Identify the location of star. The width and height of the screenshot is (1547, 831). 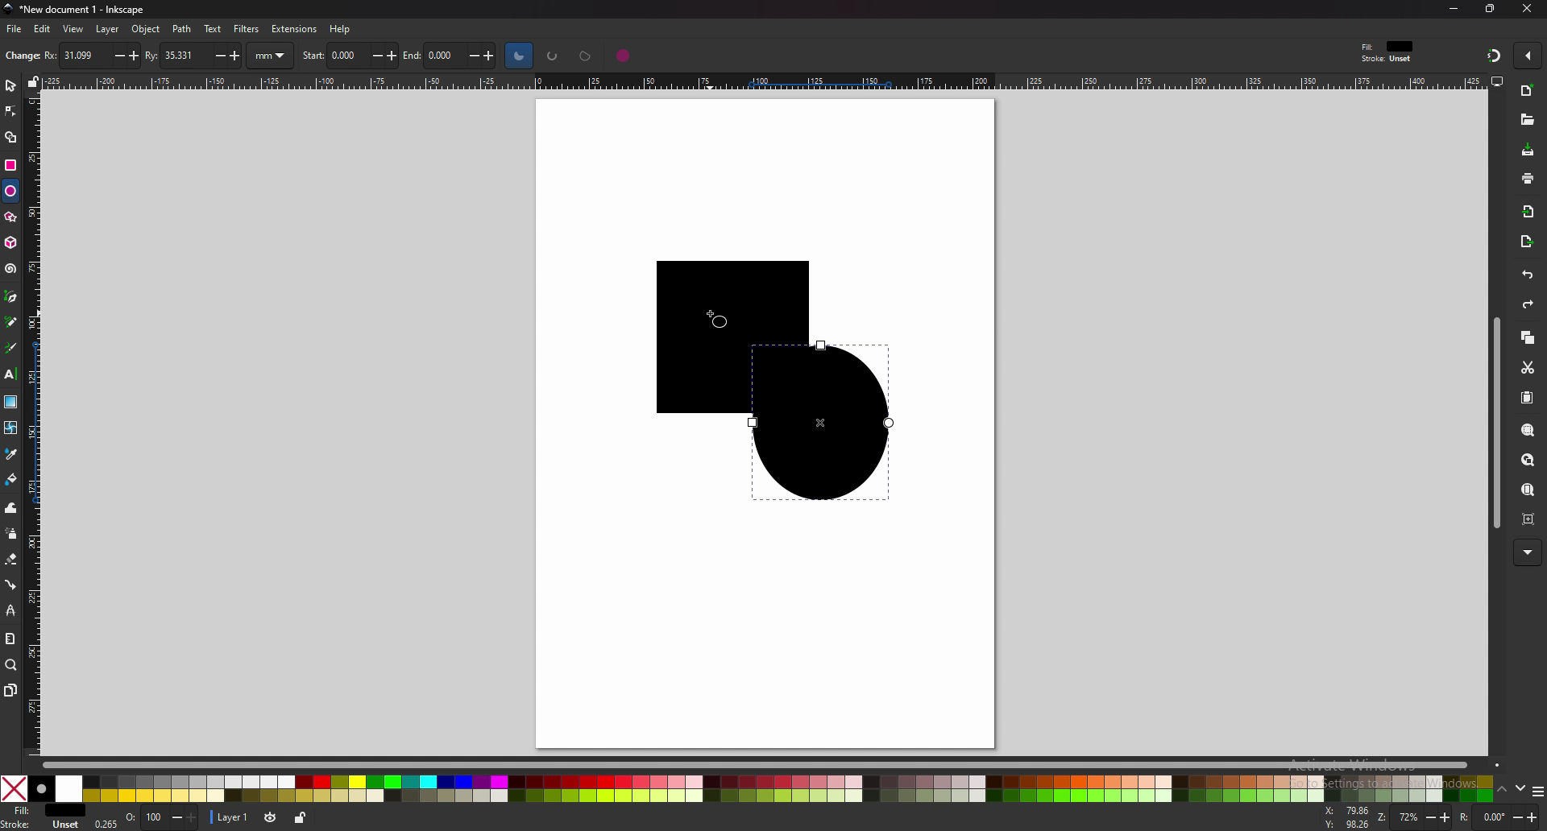
(10, 217).